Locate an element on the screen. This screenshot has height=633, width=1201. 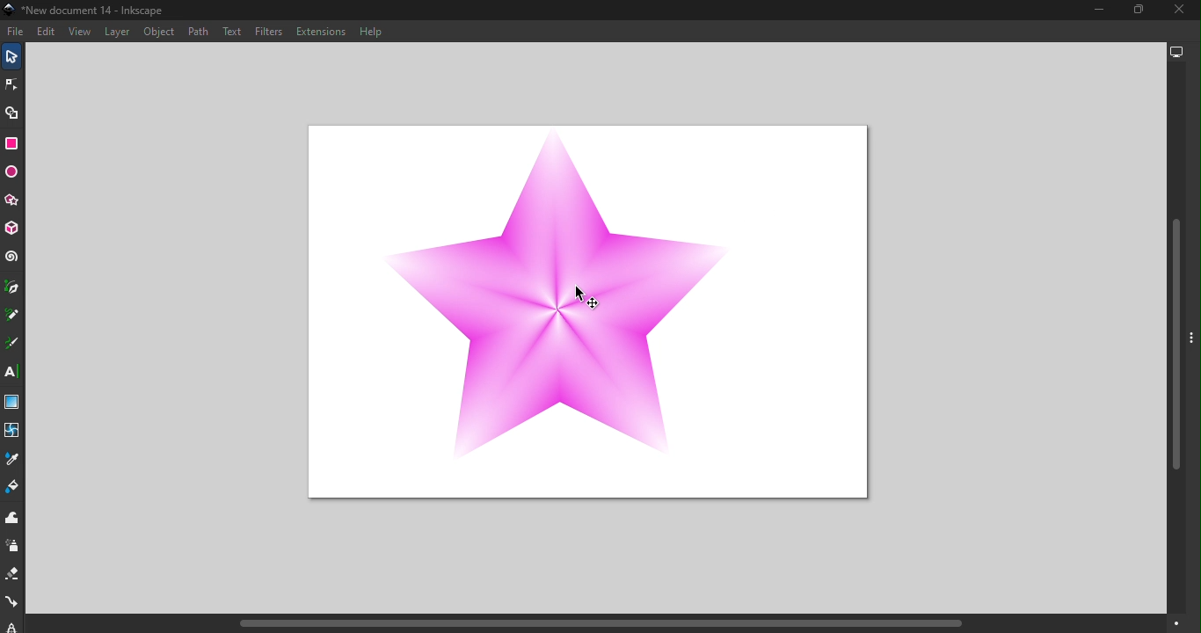
Object is located at coordinates (157, 32).